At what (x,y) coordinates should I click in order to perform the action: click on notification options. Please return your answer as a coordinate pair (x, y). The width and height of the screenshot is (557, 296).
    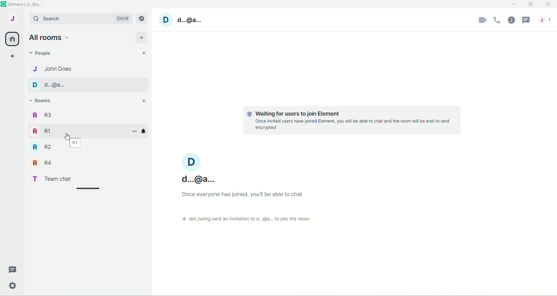
    Looking at the image, I should click on (145, 132).